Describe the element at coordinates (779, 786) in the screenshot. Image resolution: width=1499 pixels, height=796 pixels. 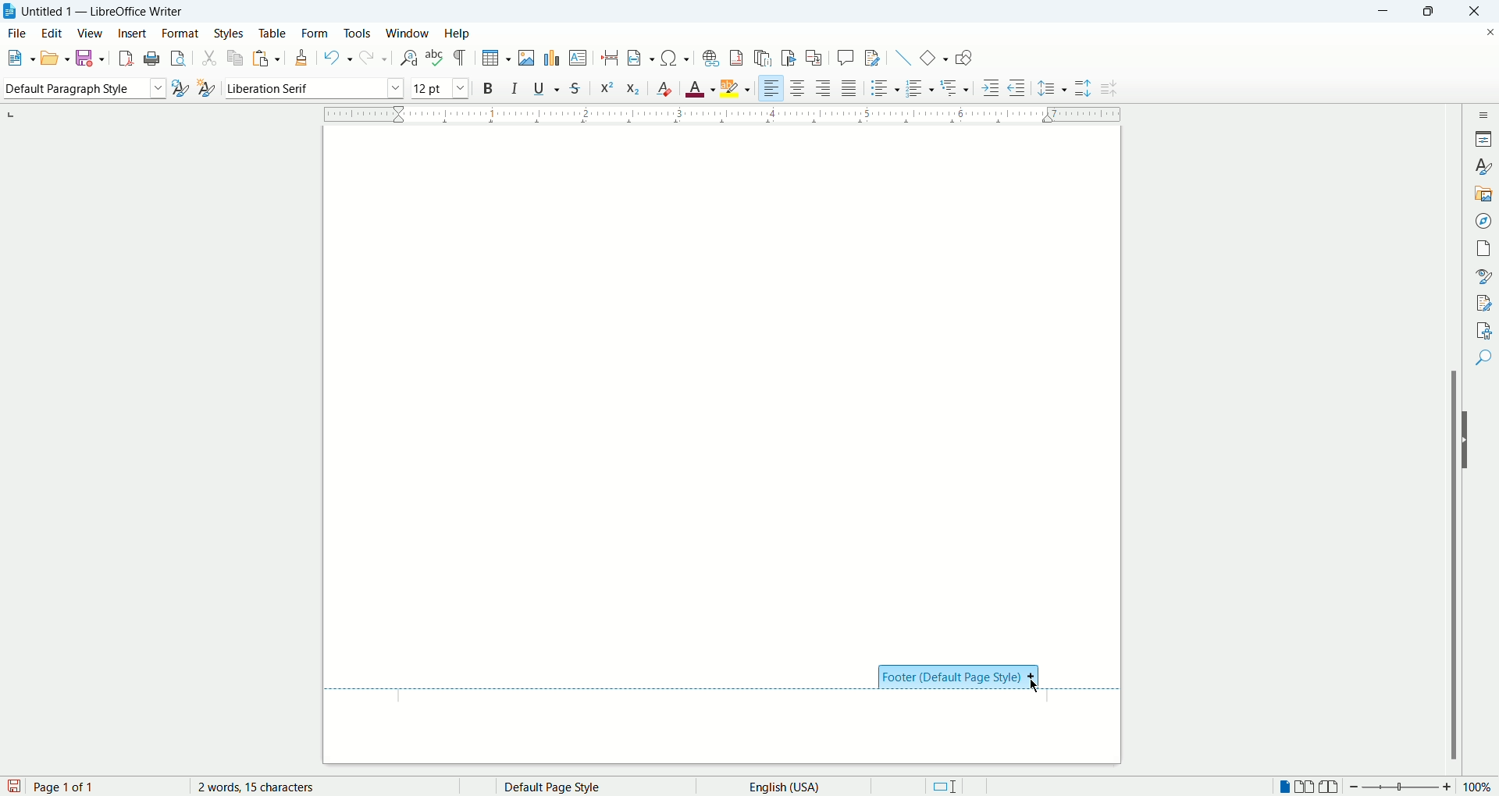
I see `text language` at that location.